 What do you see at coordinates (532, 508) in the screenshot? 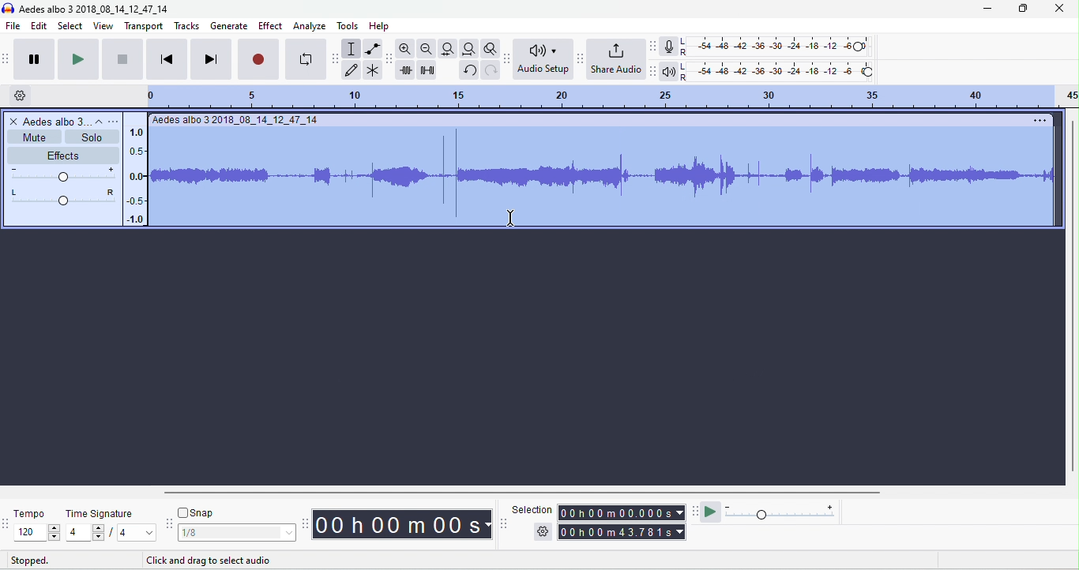
I see `selection` at bounding box center [532, 508].